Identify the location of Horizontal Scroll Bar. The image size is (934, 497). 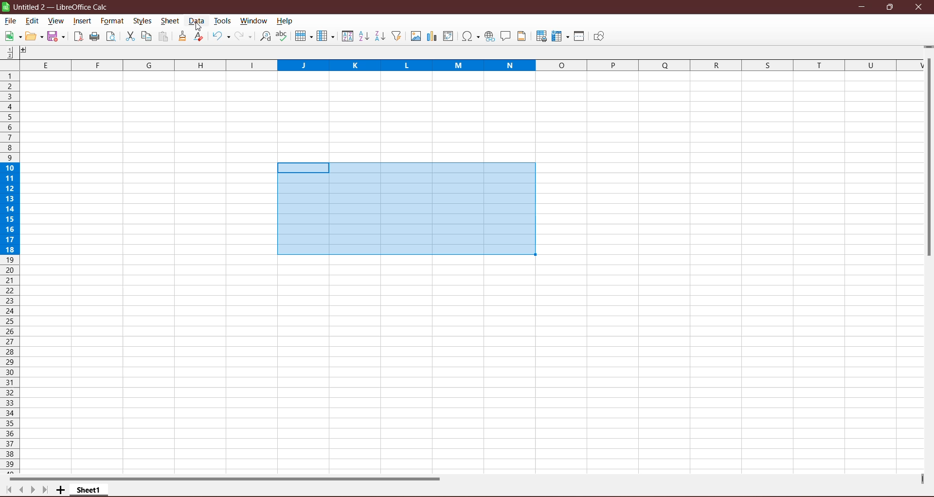
(231, 478).